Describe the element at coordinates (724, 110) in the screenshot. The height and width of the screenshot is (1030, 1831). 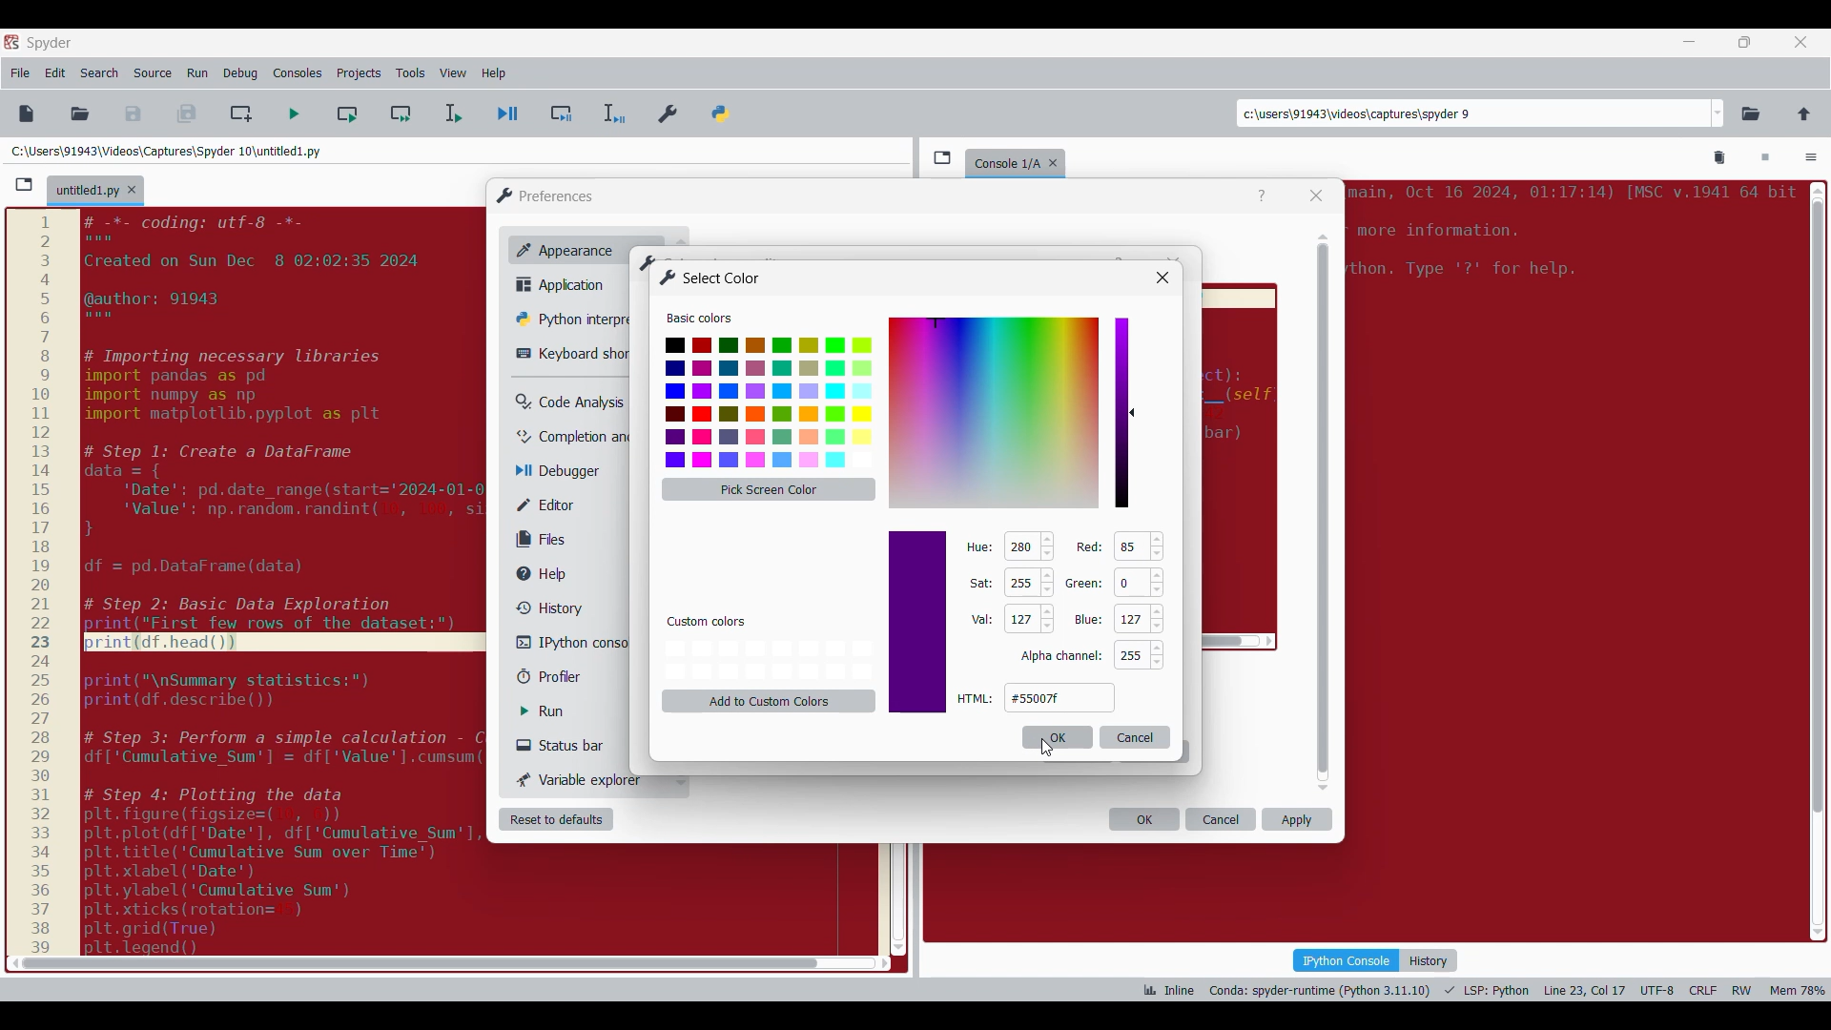
I see `PYTHONPATH manager` at that location.